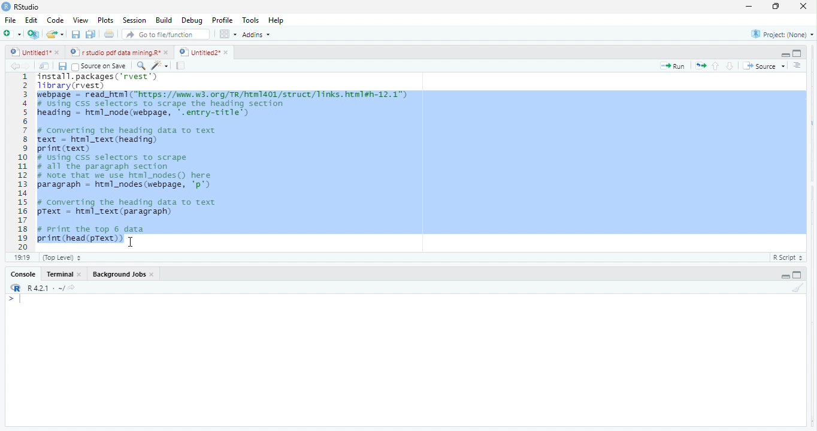 This screenshot has width=817, height=431. I want to click on go to previous section/chunk, so click(716, 66).